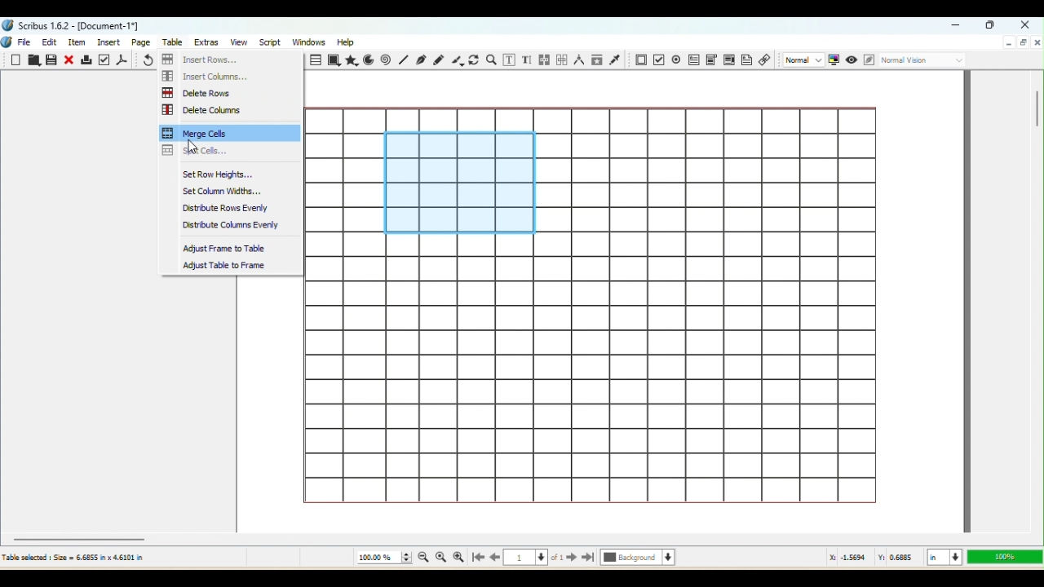  What do you see at coordinates (511, 60) in the screenshot?
I see `Edit contents of Frame` at bounding box center [511, 60].